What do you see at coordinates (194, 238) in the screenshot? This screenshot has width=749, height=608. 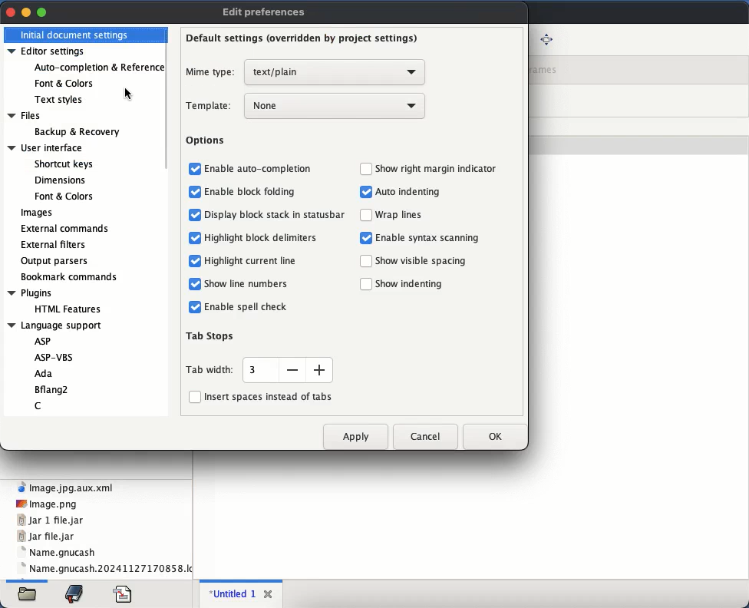 I see `checkbox` at bounding box center [194, 238].